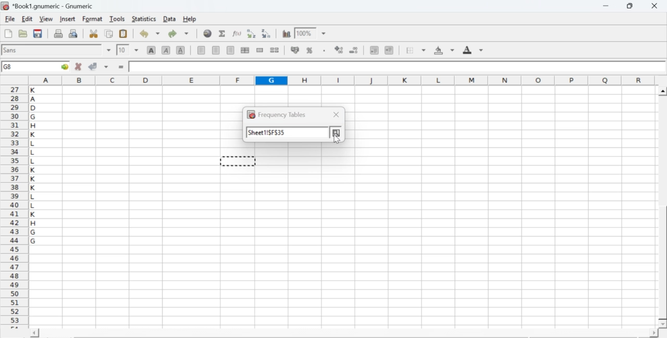 The image size is (667, 338). What do you see at coordinates (22, 33) in the screenshot?
I see `open` at bounding box center [22, 33].